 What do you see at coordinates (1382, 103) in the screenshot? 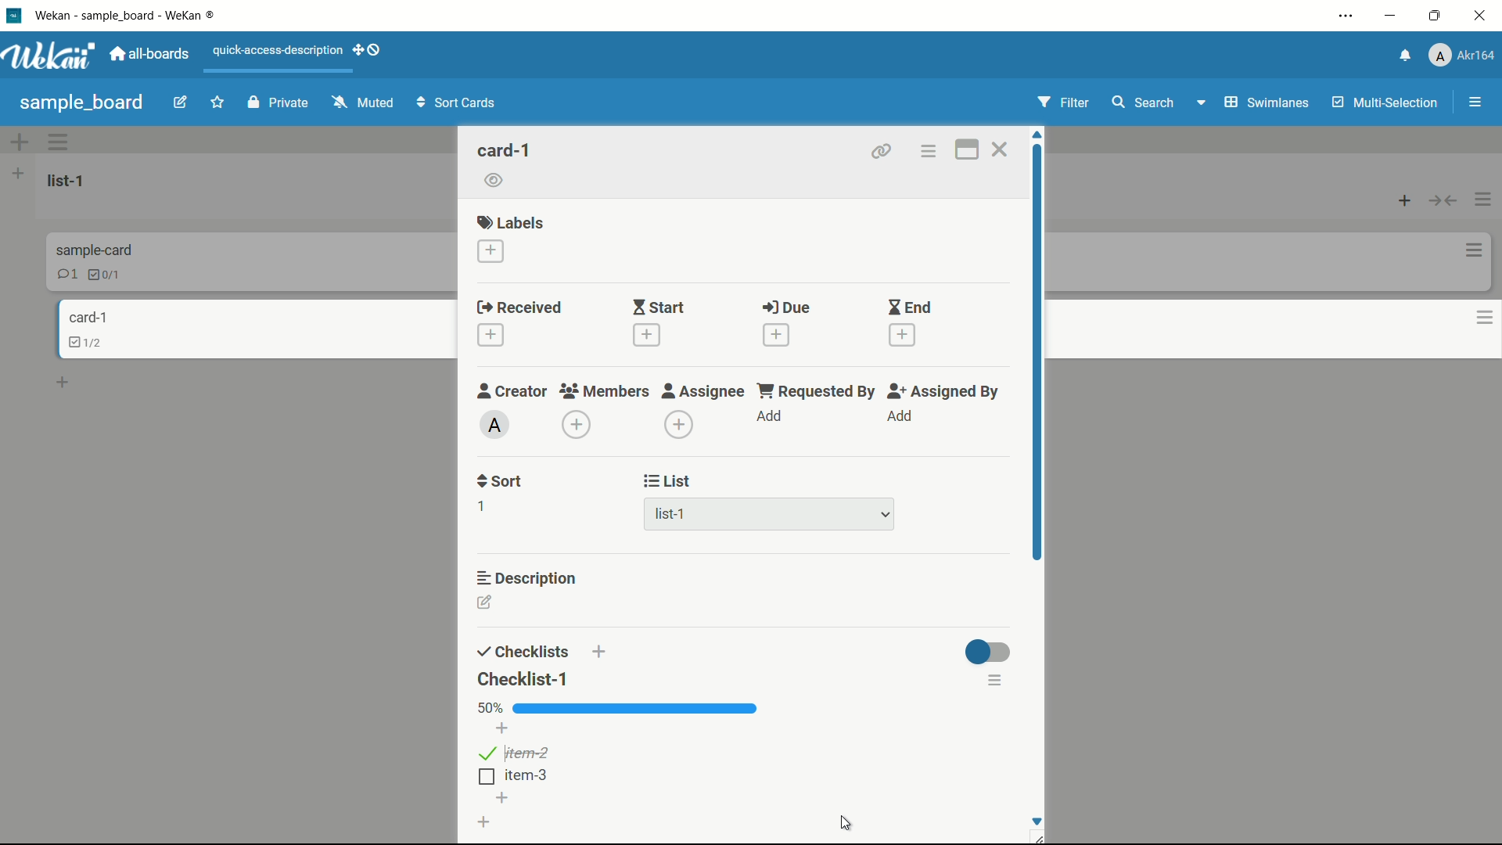
I see `multi- selection` at bounding box center [1382, 103].